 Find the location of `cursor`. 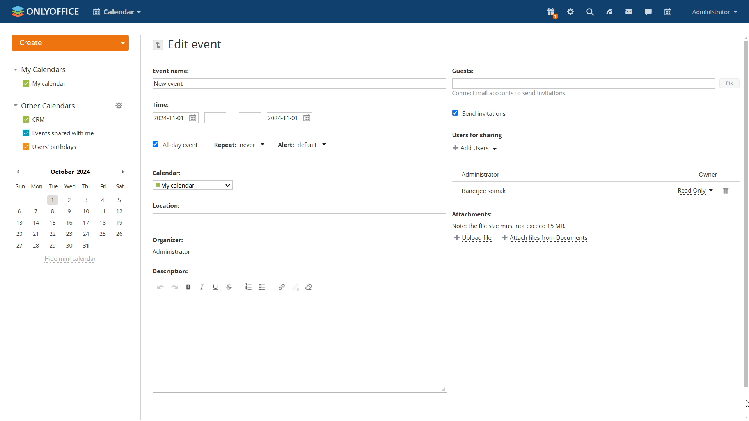

cursor is located at coordinates (744, 403).